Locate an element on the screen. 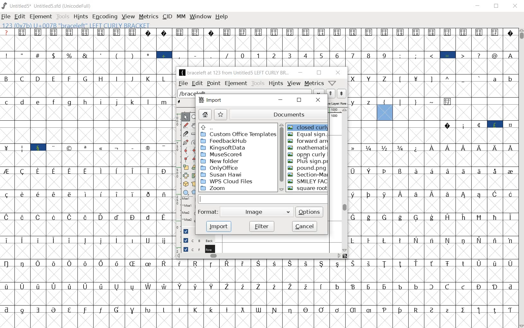 The height and width of the screenshot is (328, 524). close is located at coordinates (318, 101).